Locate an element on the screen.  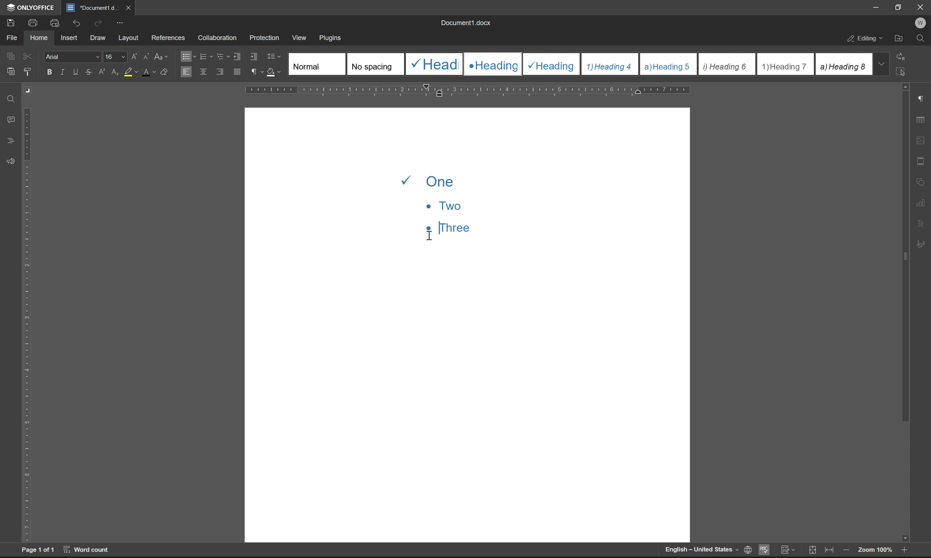
track changes is located at coordinates (787, 550).